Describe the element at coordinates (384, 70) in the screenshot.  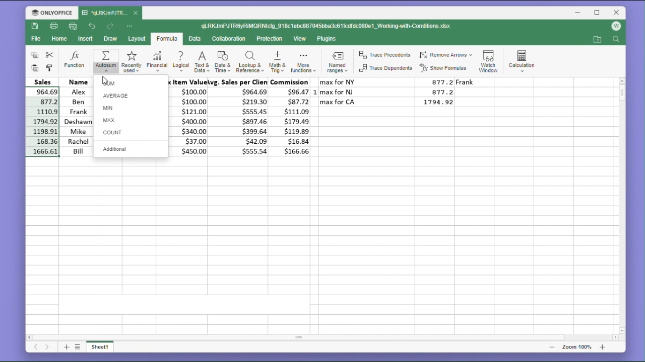
I see `trace dependents` at that location.